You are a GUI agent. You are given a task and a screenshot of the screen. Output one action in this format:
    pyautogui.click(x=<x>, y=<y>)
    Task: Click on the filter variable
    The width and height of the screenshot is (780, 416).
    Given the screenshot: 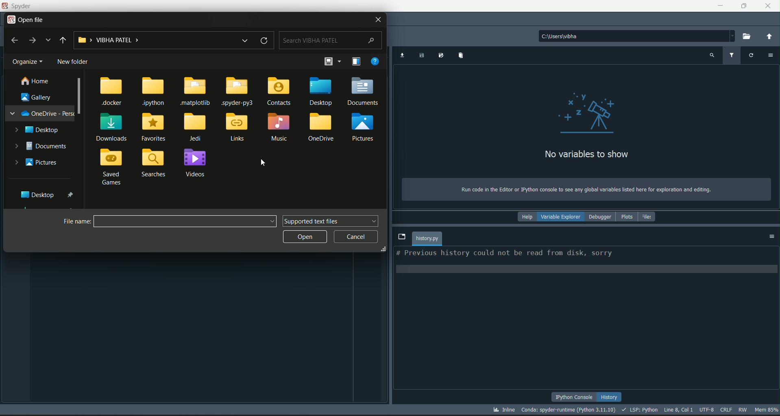 What is the action you would take?
    pyautogui.click(x=732, y=55)
    